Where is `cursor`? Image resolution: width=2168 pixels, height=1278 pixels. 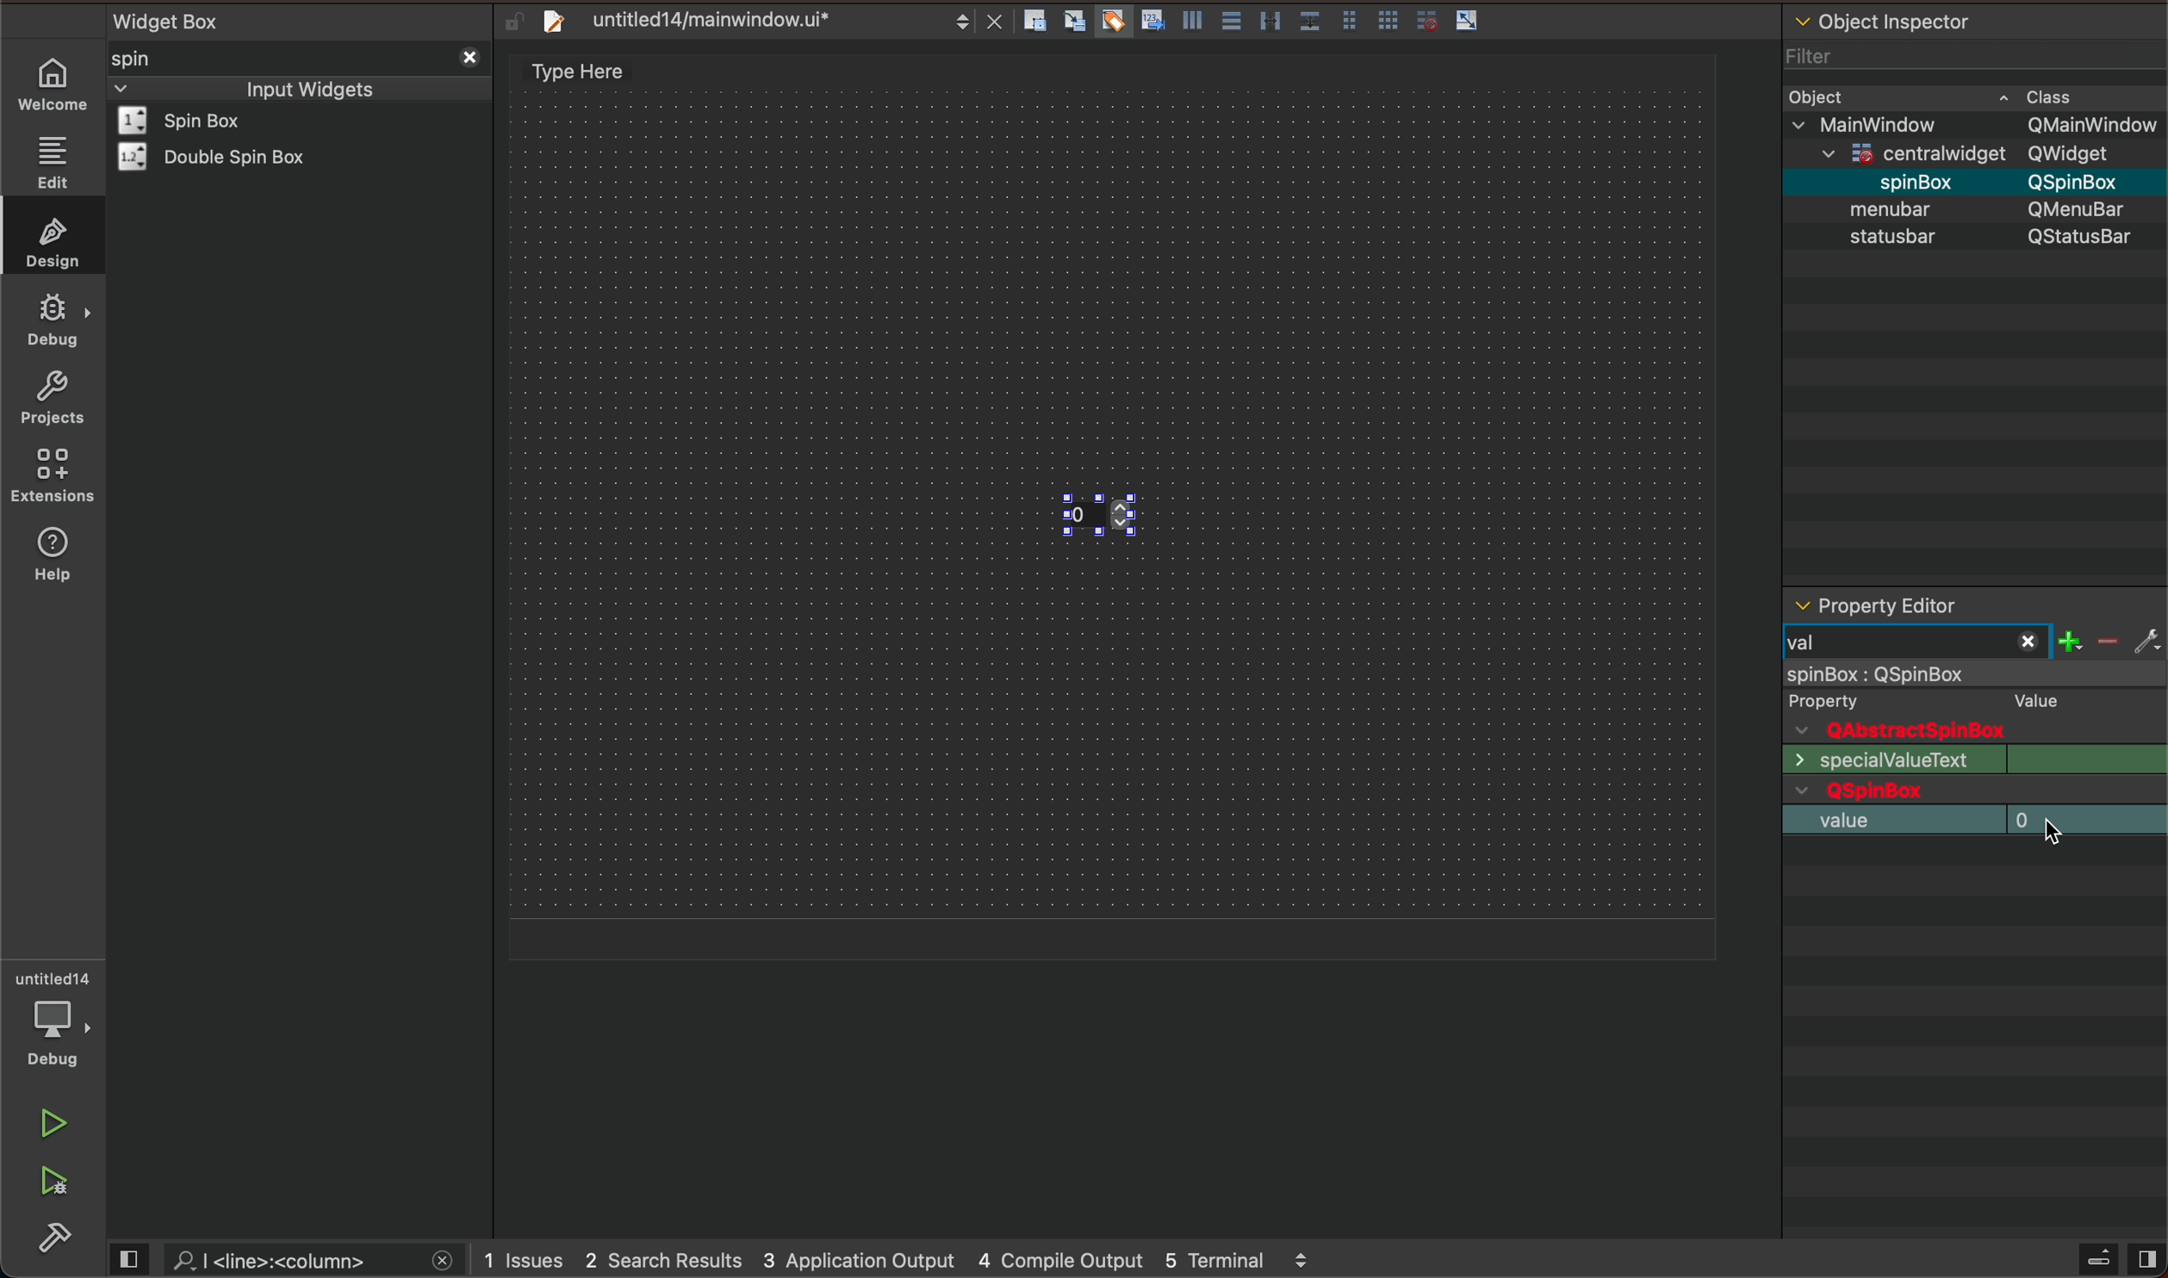
cursor is located at coordinates (2055, 834).